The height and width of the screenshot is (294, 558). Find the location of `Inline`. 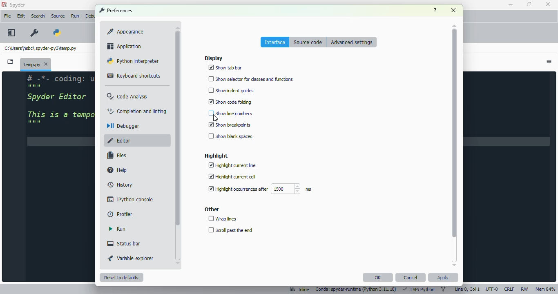

Inline is located at coordinates (297, 288).